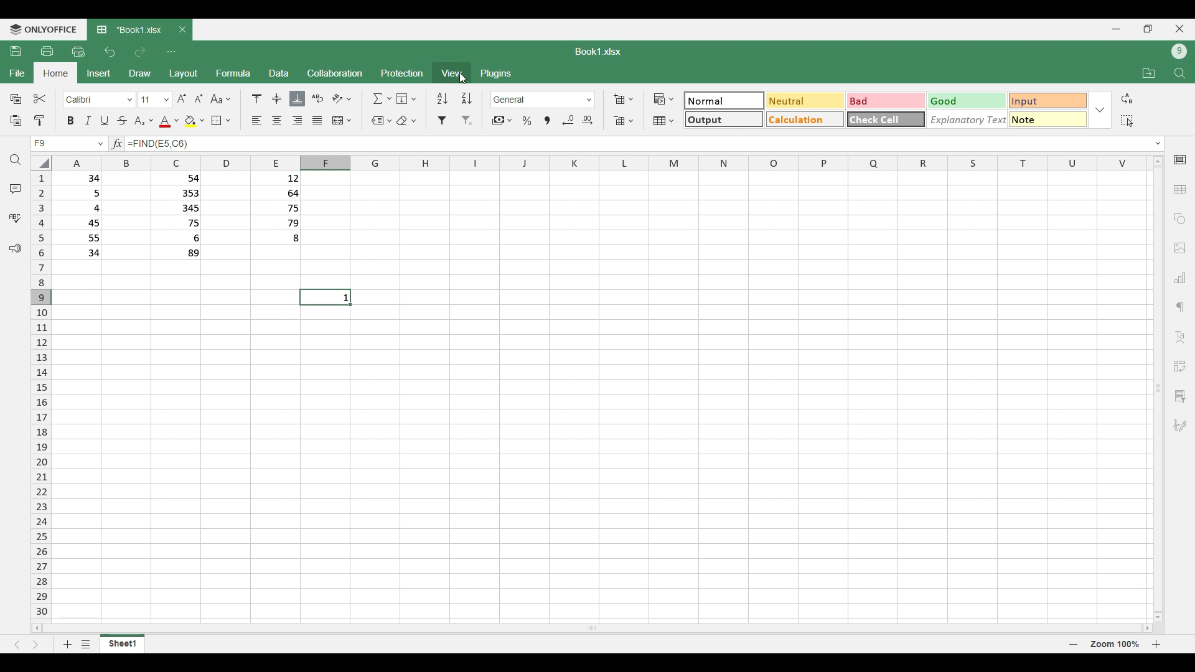 This screenshot has width=1195, height=672. Describe the element at coordinates (1159, 617) in the screenshot. I see `move down` at that location.